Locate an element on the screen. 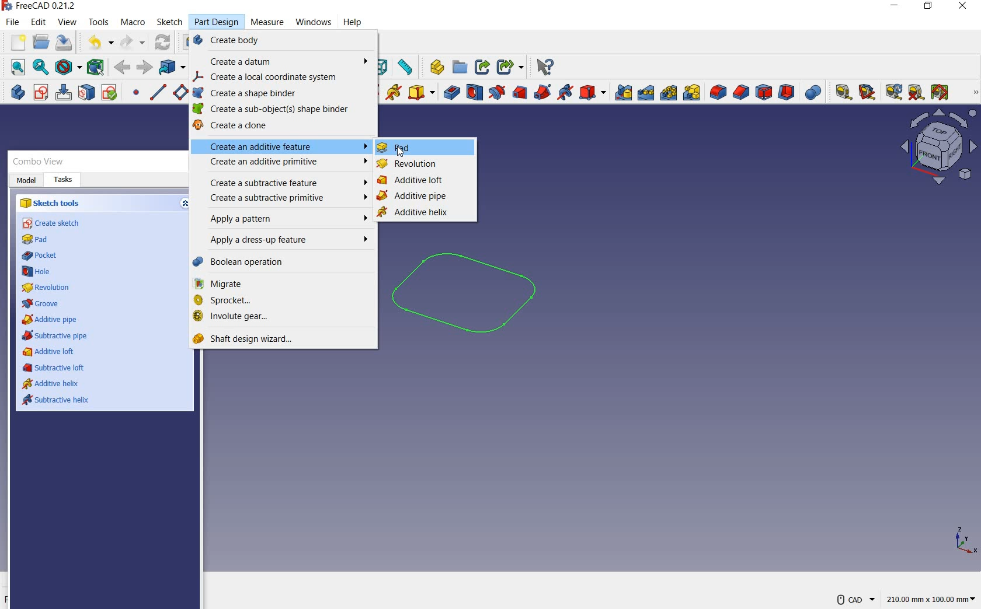 The height and width of the screenshot is (609, 981). shaft design wizard is located at coordinates (252, 338).